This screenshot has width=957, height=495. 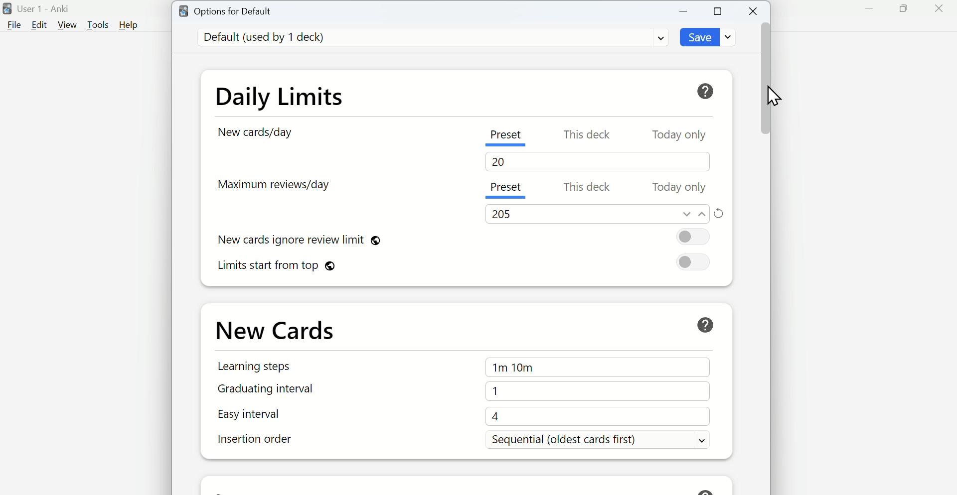 What do you see at coordinates (504, 136) in the screenshot?
I see `Preset` at bounding box center [504, 136].